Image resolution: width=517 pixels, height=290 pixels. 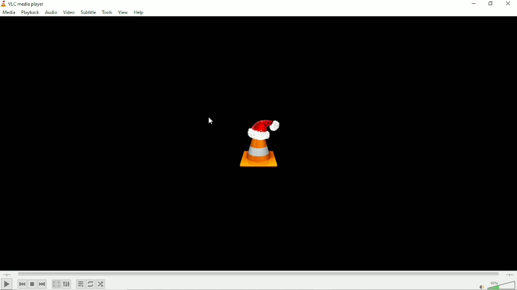 I want to click on Cursor, so click(x=211, y=122).